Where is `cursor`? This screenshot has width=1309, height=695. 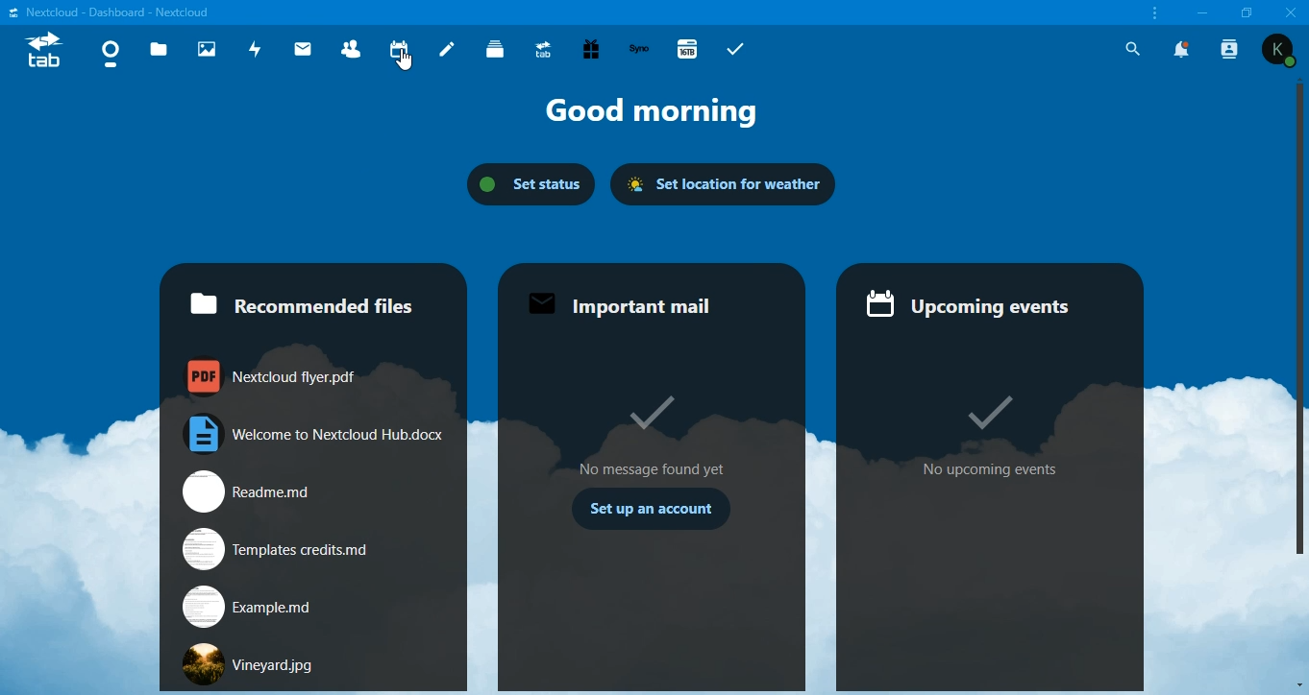
cursor is located at coordinates (403, 60).